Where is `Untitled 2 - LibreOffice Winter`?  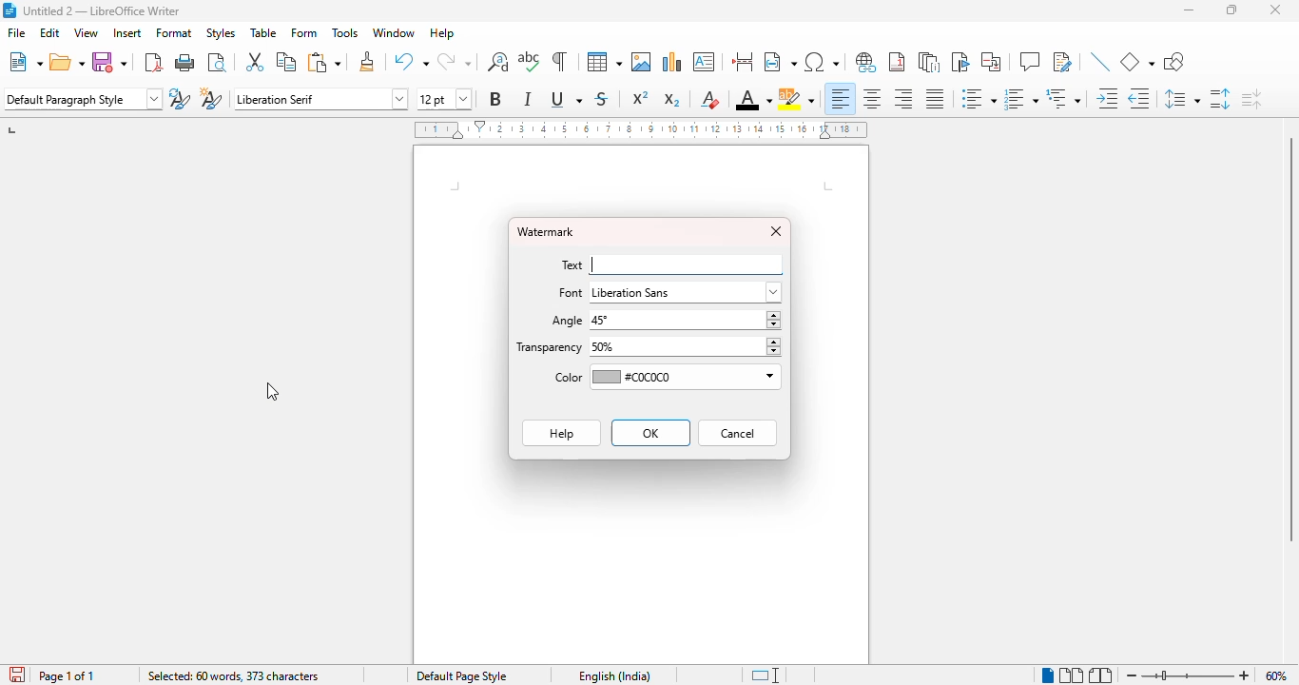
Untitled 2 - LibreOffice Winter is located at coordinates (102, 10).